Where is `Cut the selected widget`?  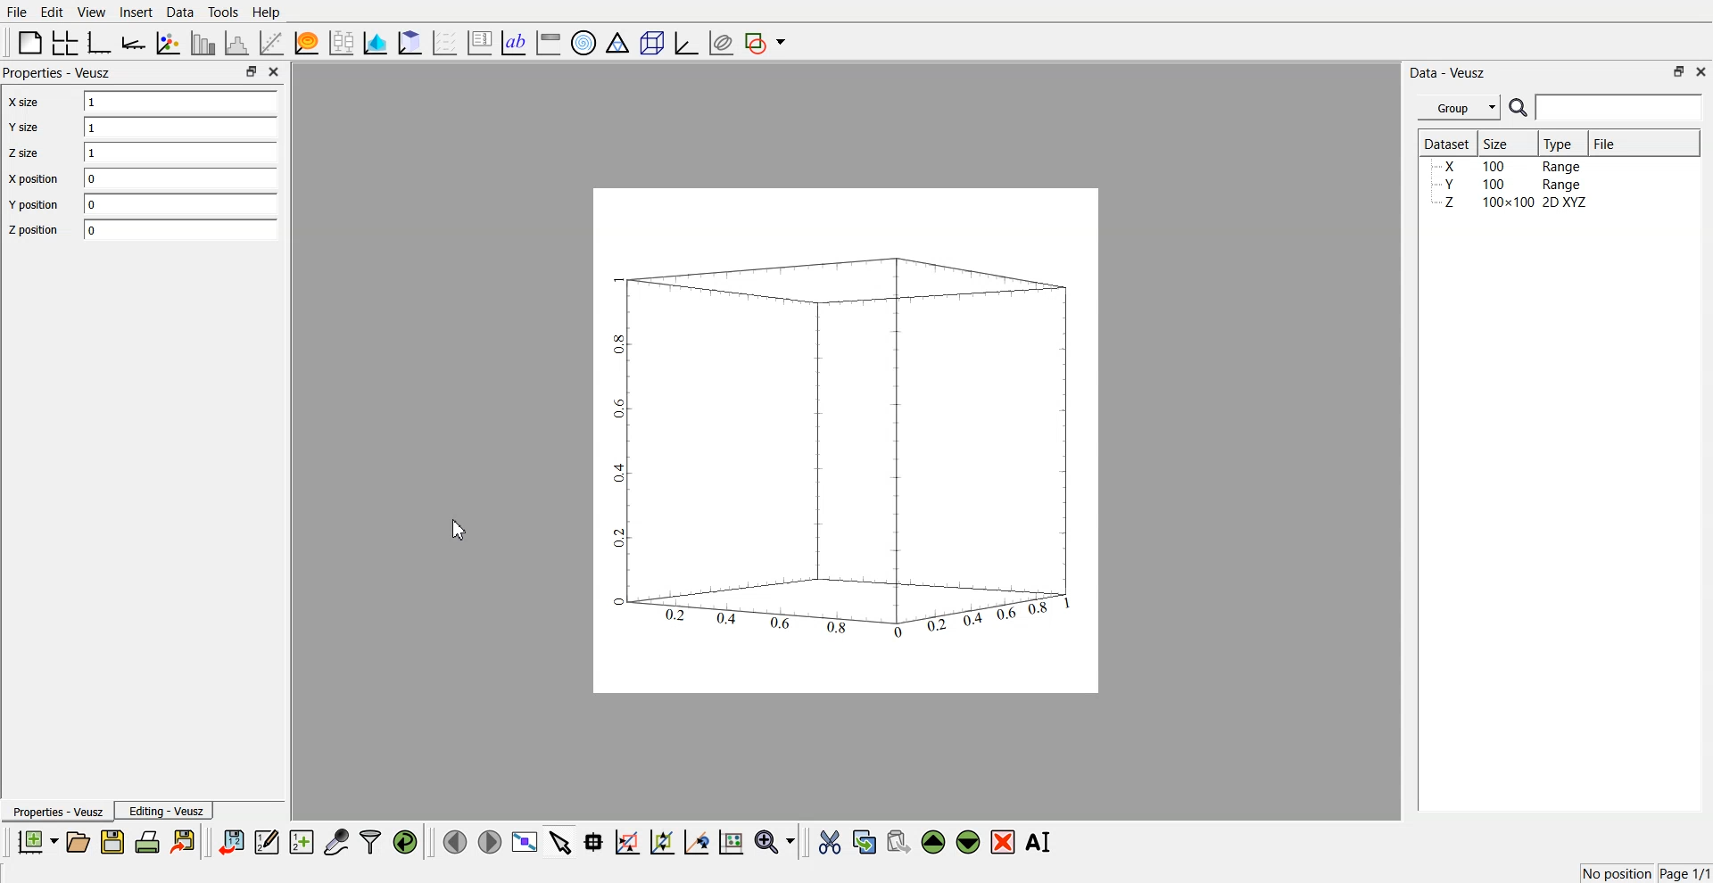 Cut the selected widget is located at coordinates (830, 843).